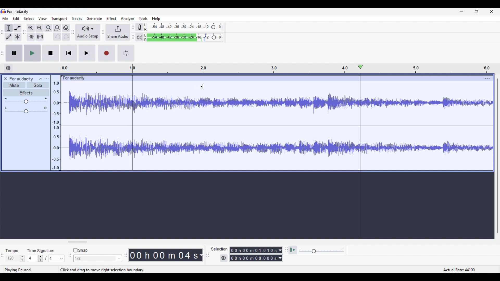 This screenshot has width=500, height=281. What do you see at coordinates (9, 37) in the screenshot?
I see `Draw tool` at bounding box center [9, 37].